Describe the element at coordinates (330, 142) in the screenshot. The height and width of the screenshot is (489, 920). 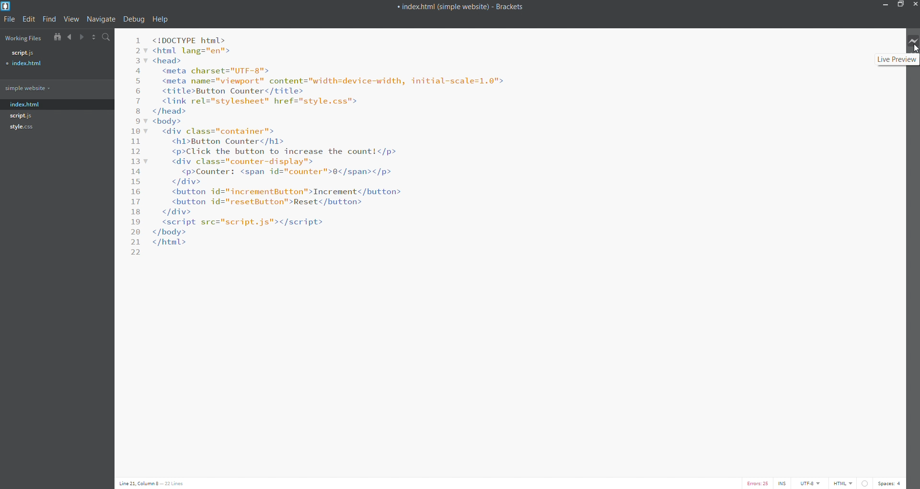
I see `code editor` at that location.